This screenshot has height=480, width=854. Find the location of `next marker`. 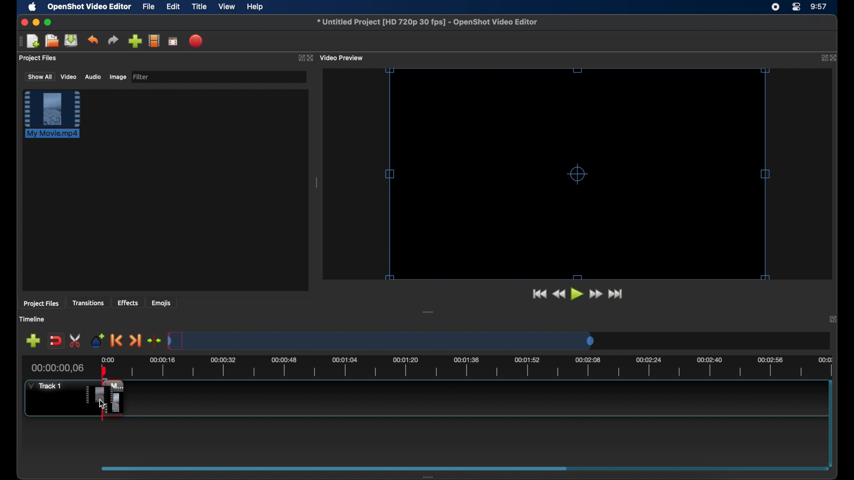

next marker is located at coordinates (135, 341).